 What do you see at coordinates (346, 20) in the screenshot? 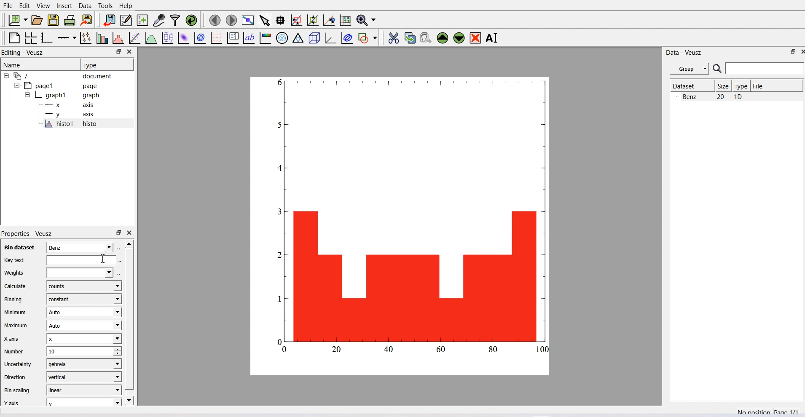
I see `Reset graph axes` at bounding box center [346, 20].